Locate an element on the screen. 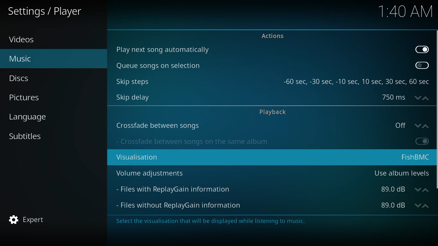  skip delay is located at coordinates (133, 97).